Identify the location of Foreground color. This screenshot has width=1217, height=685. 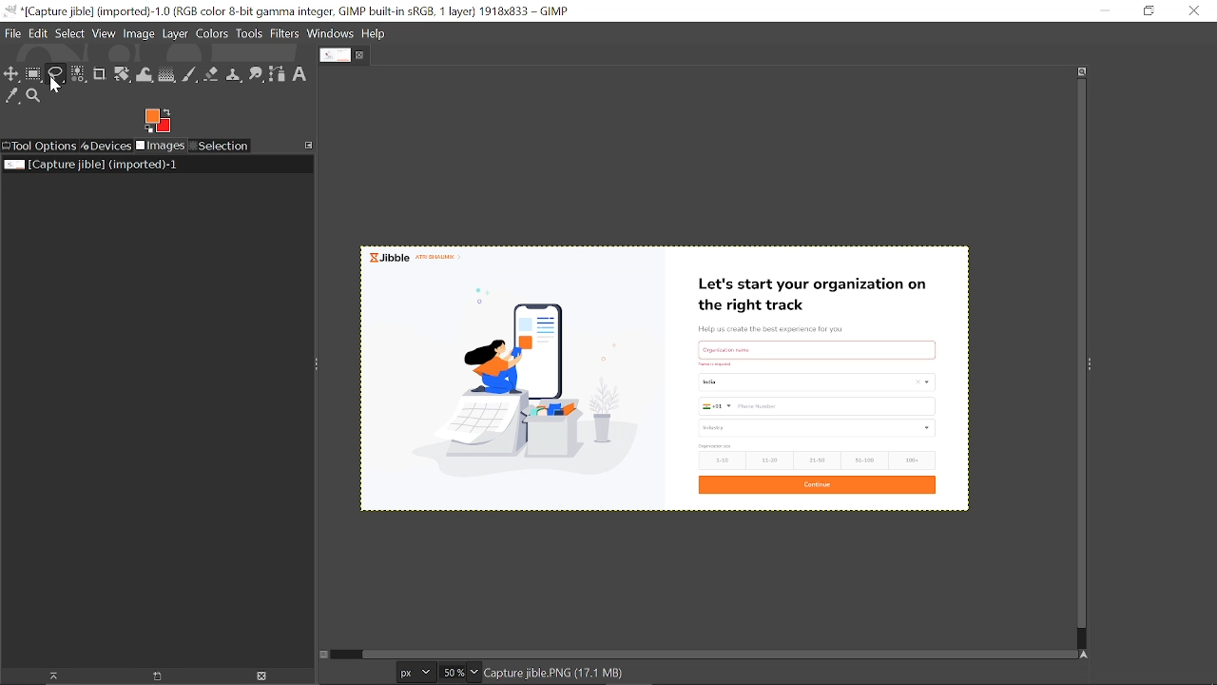
(158, 121).